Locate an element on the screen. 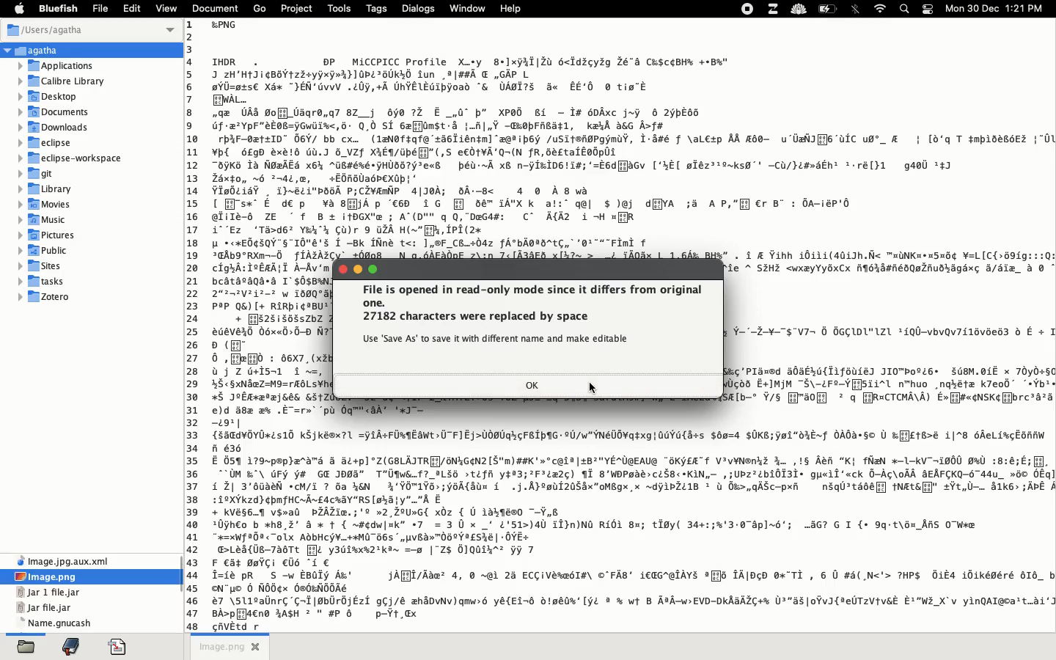 The width and height of the screenshot is (1056, 660). internet is located at coordinates (881, 9).